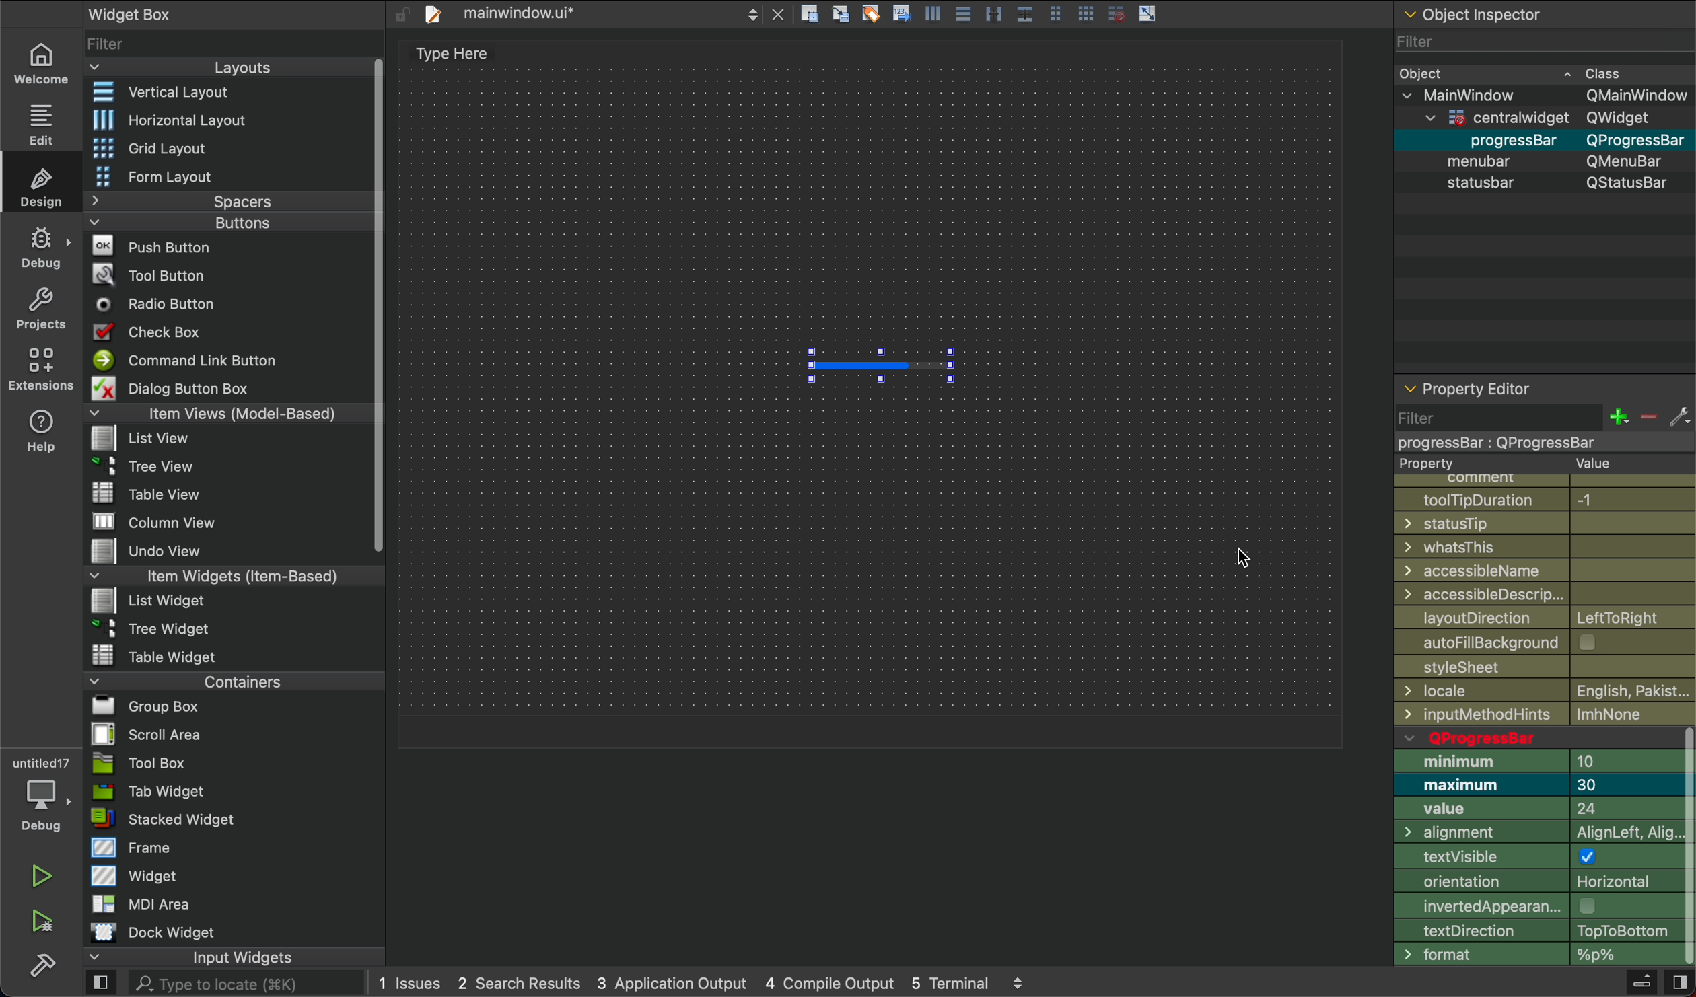 Image resolution: width=1696 pixels, height=997 pixels. I want to click on Stylesheet, so click(1543, 669).